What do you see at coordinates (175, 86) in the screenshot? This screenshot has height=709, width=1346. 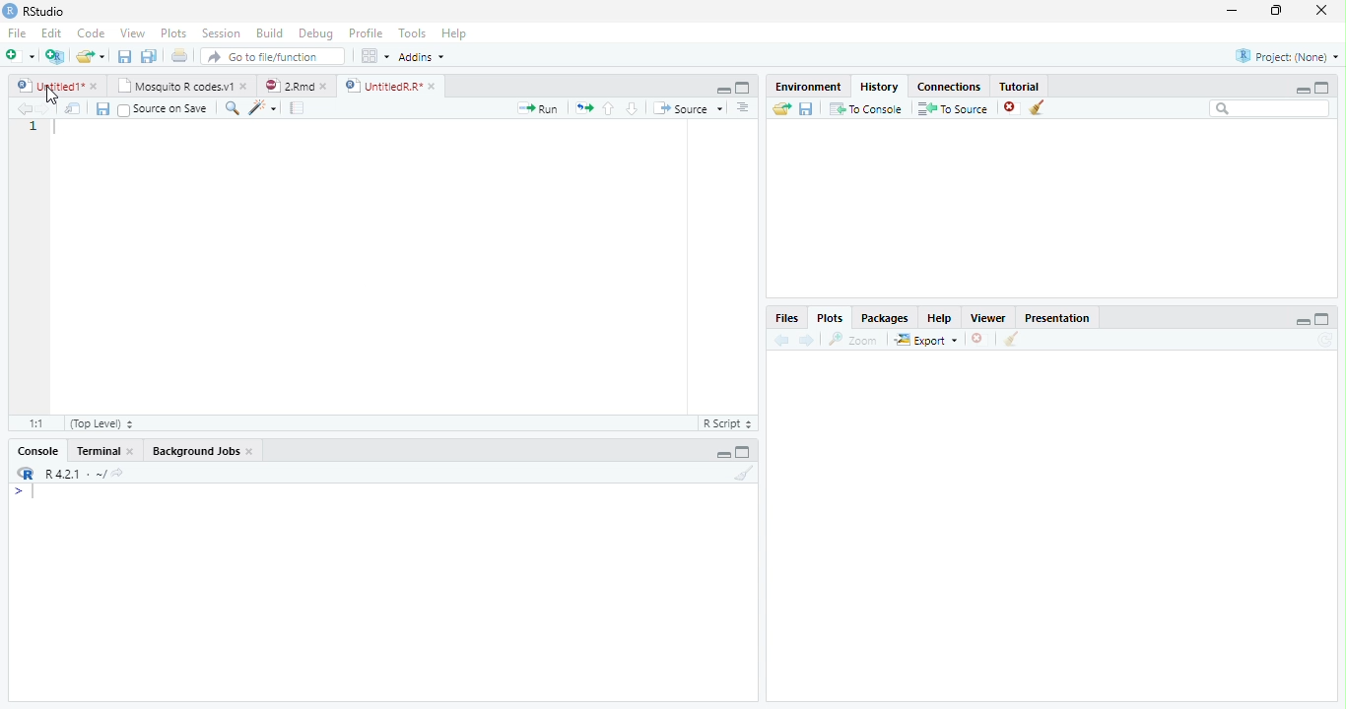 I see `‘Mosquito R codes.v1` at bounding box center [175, 86].